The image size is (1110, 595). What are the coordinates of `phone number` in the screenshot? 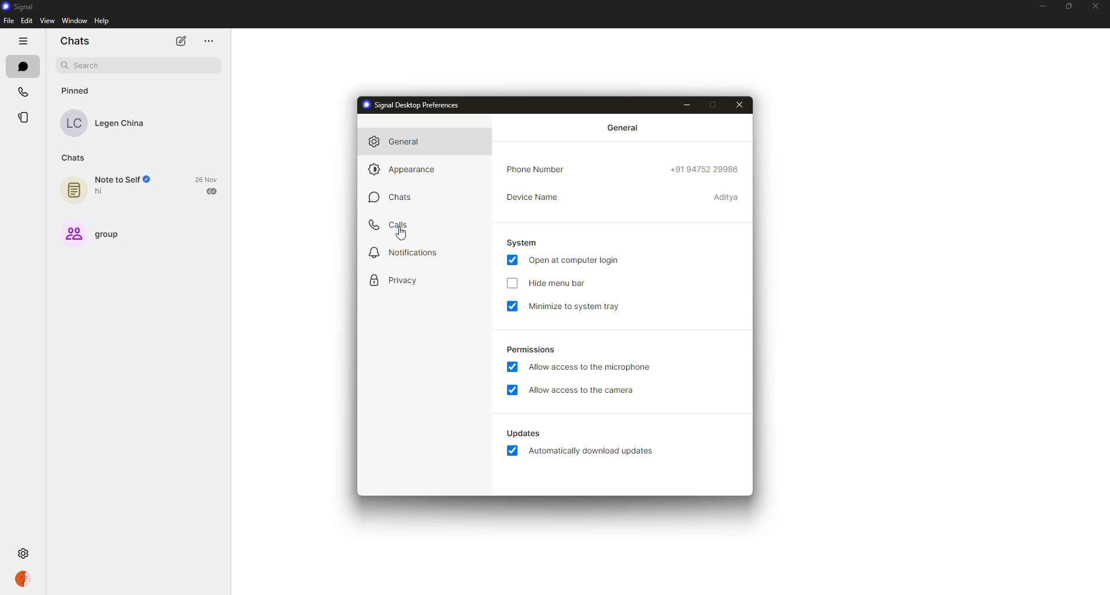 It's located at (536, 169).